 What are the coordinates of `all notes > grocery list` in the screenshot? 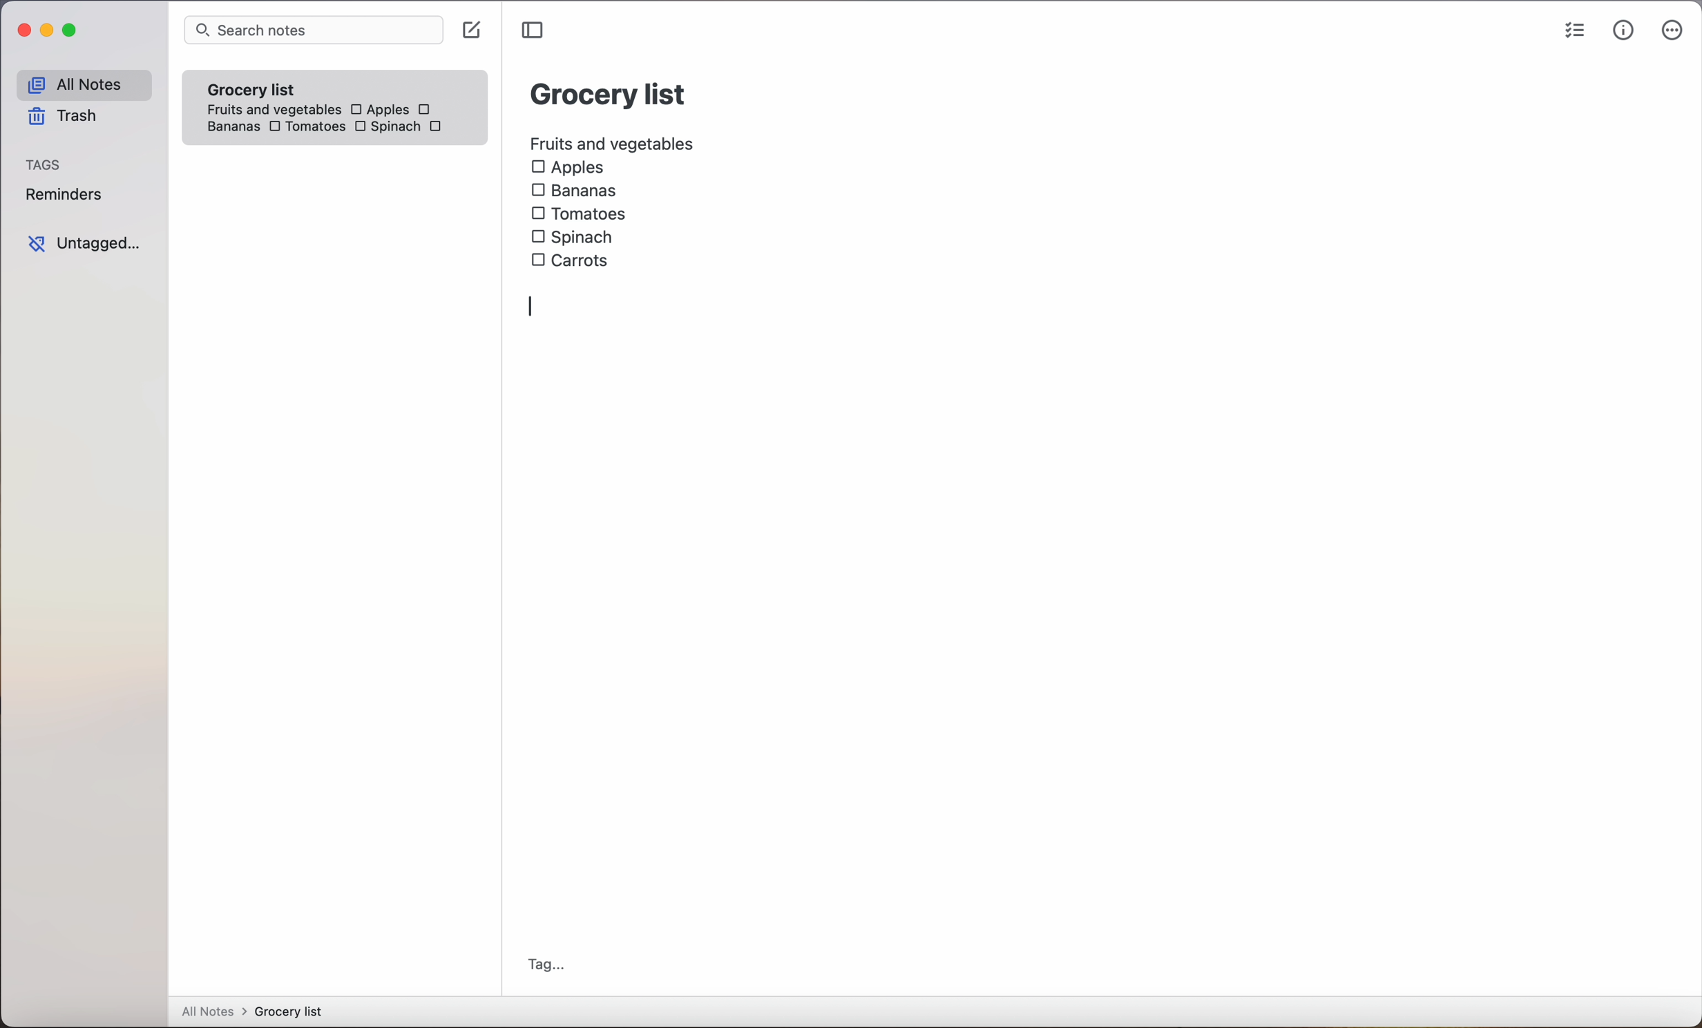 It's located at (258, 1013).